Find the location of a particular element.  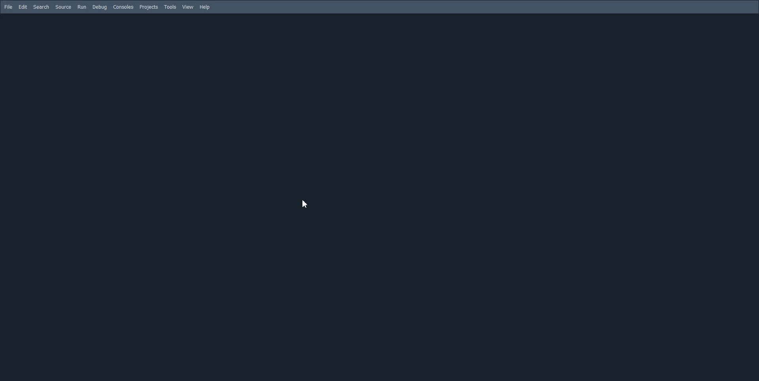

Edit is located at coordinates (23, 7).